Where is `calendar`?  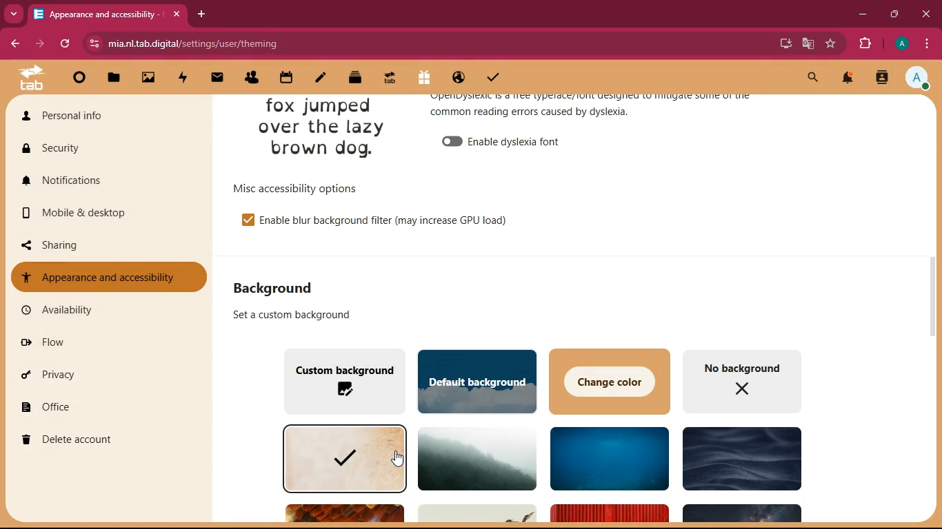
calendar is located at coordinates (288, 79).